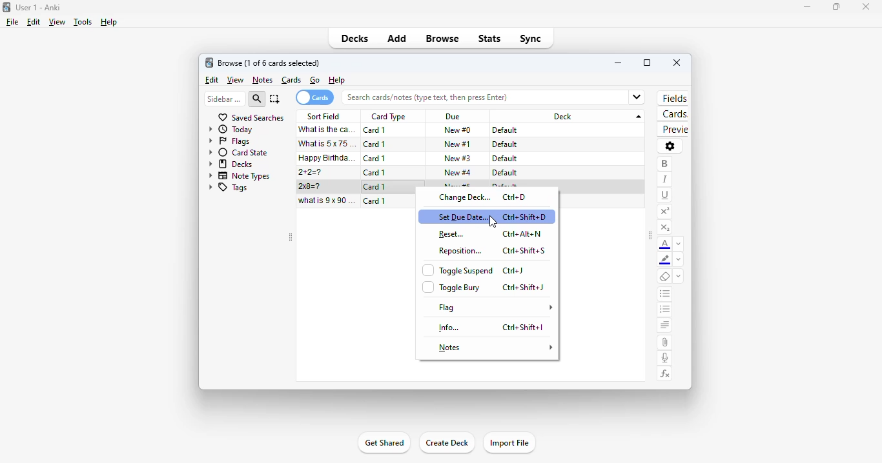  I want to click on go, so click(315, 80).